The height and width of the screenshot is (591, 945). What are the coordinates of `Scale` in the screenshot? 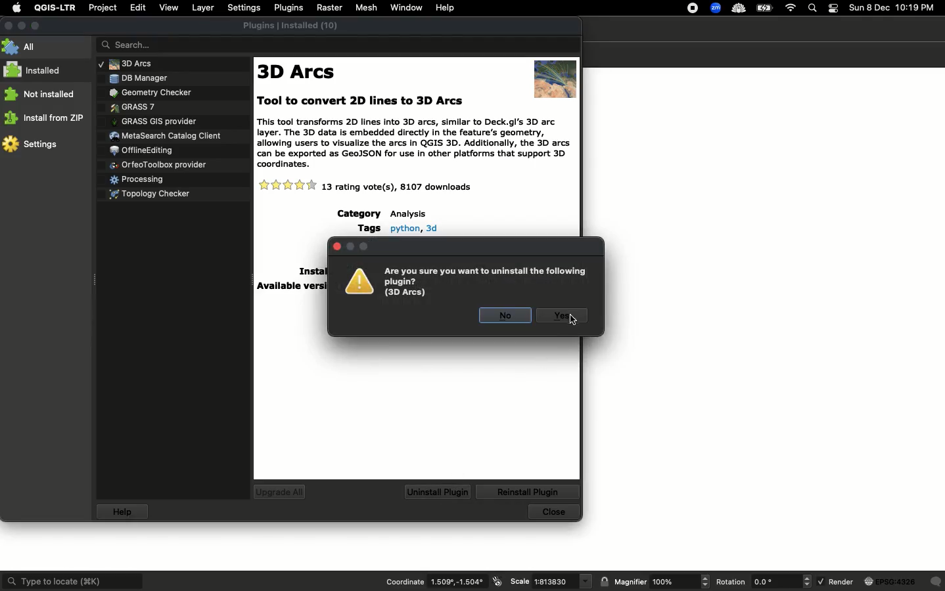 It's located at (549, 582).